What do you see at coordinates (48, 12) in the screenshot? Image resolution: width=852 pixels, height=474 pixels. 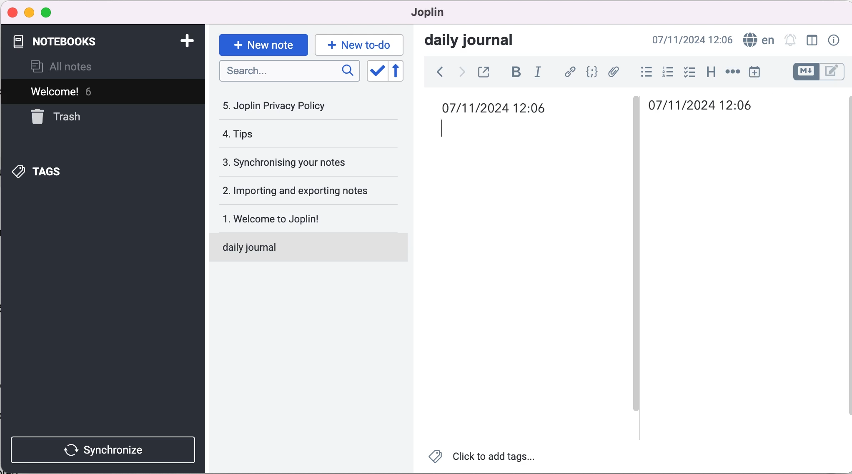 I see `maximize` at bounding box center [48, 12].